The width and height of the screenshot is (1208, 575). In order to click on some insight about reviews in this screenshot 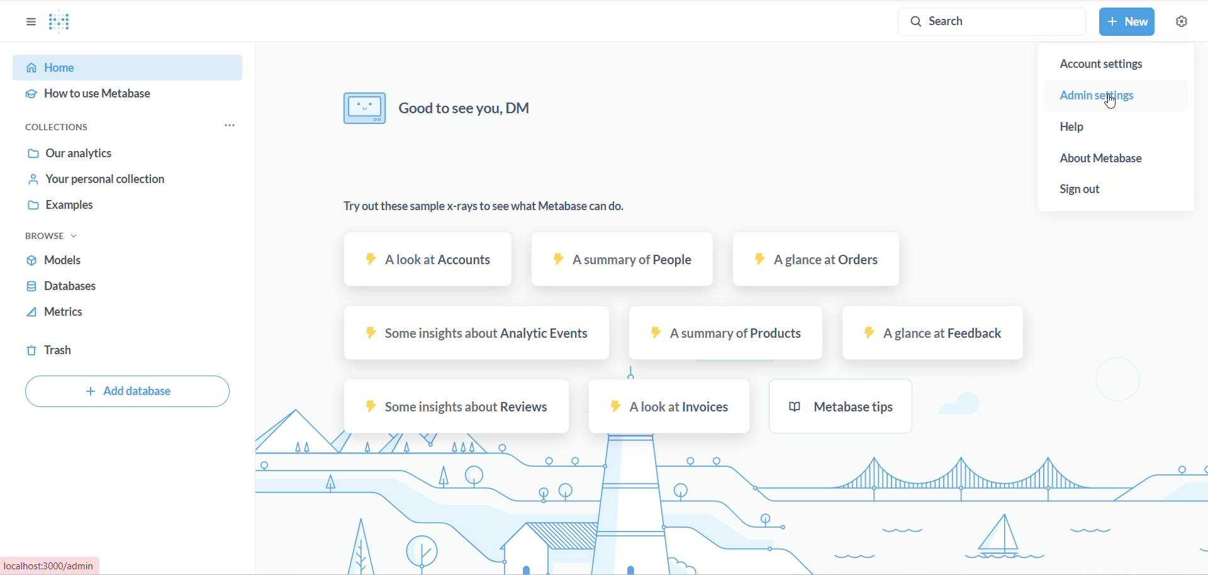, I will do `click(459, 407)`.